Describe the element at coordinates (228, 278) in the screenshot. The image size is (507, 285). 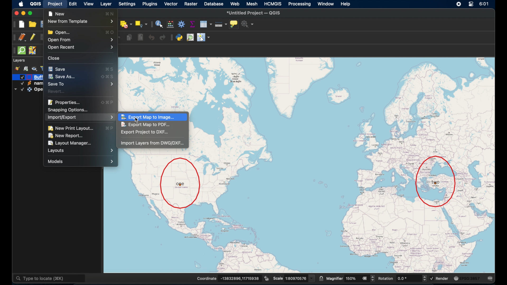
I see `Coordinate -13832896,11715938` at that location.